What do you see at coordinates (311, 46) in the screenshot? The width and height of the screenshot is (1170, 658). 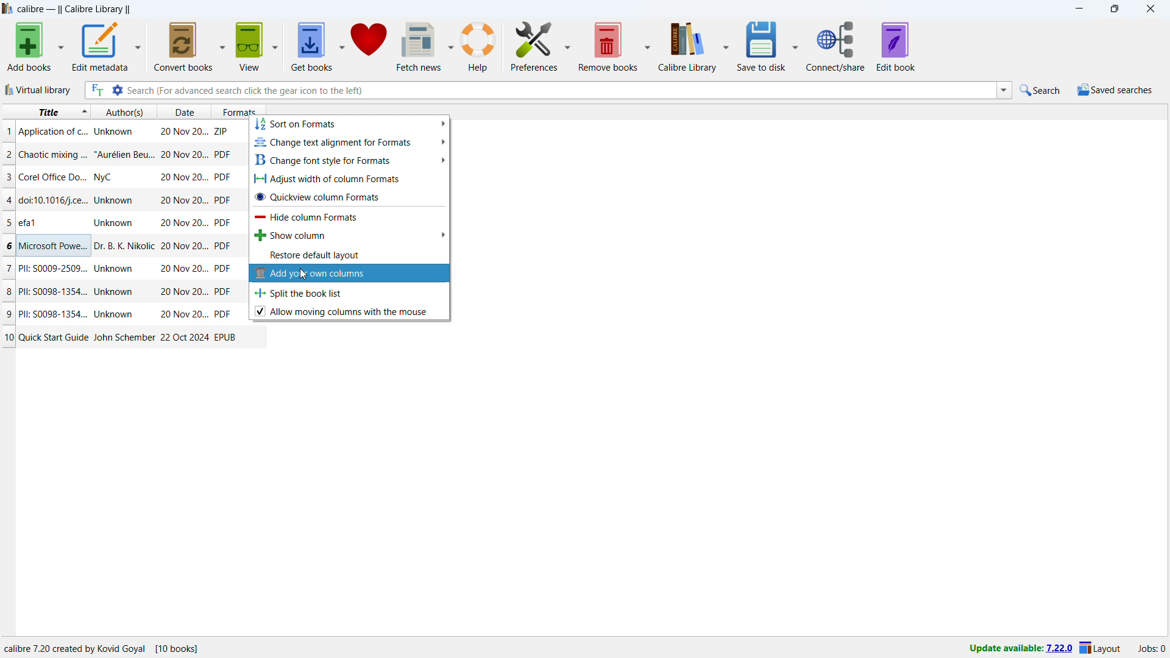 I see `get books` at bounding box center [311, 46].